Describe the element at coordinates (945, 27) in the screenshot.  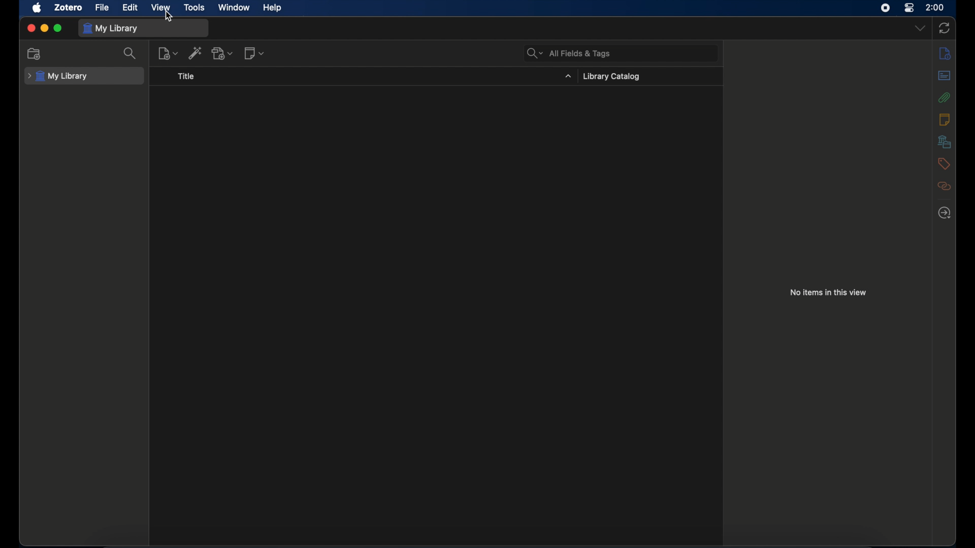
I see `sync` at that location.